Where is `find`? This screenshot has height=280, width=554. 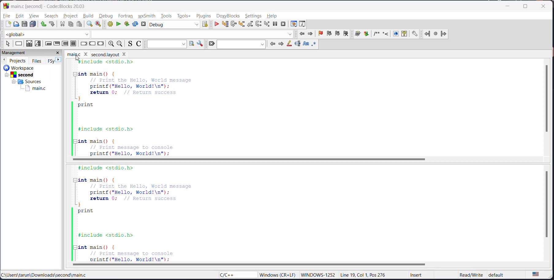 find is located at coordinates (89, 24).